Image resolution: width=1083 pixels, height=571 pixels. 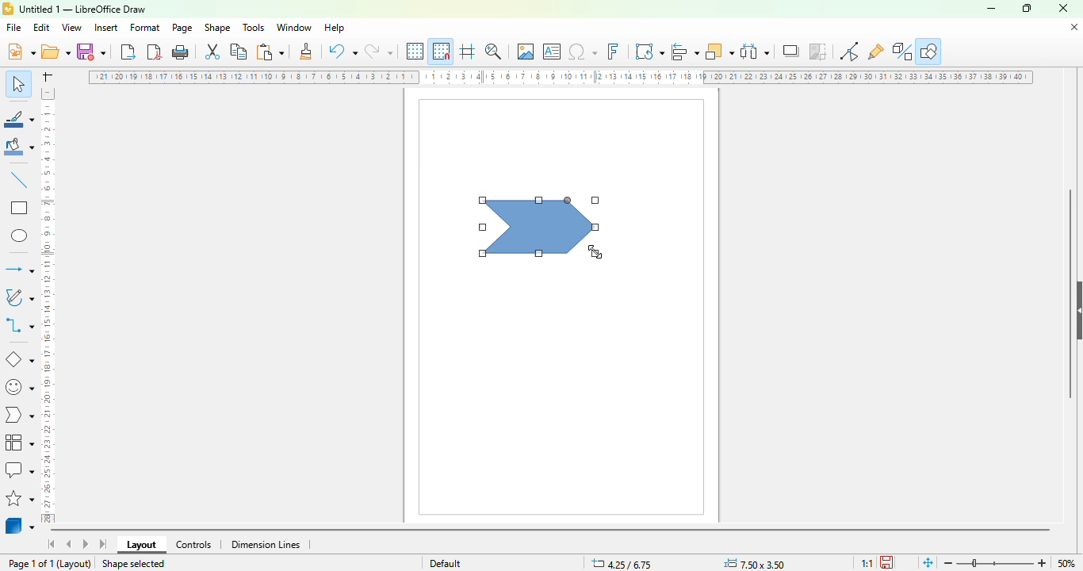 I want to click on scroll to next sheet, so click(x=86, y=543).